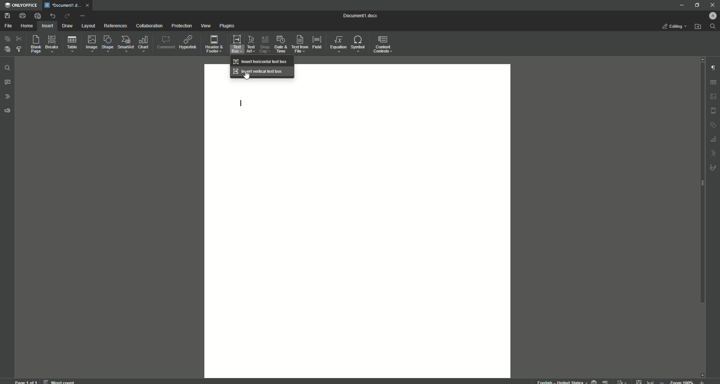 This screenshot has height=384, width=720. Describe the element at coordinates (67, 16) in the screenshot. I see `Redo` at that location.